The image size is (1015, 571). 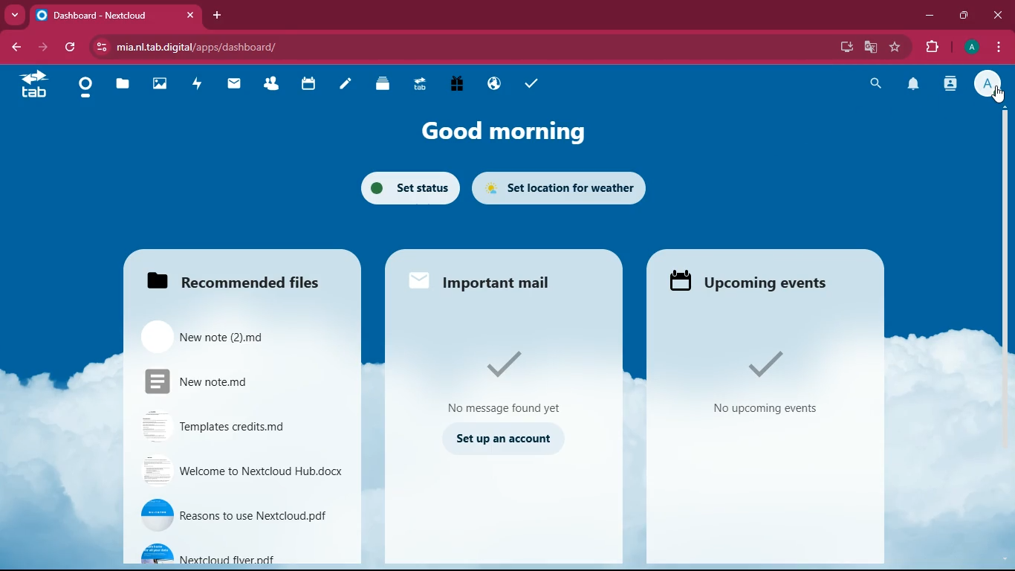 I want to click on favorite, so click(x=896, y=47).